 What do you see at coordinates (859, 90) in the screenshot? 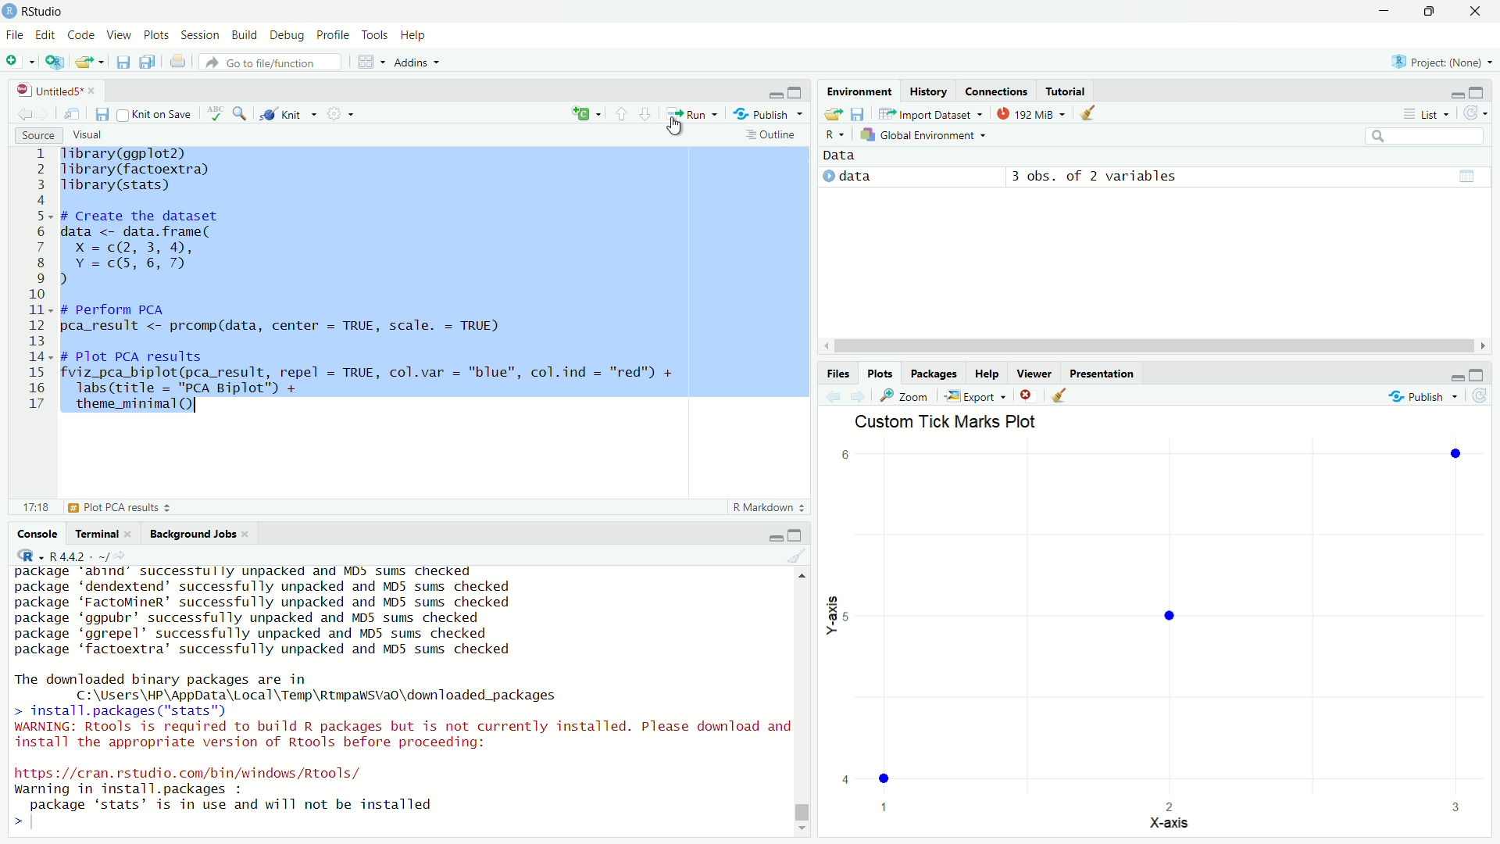
I see `environment` at bounding box center [859, 90].